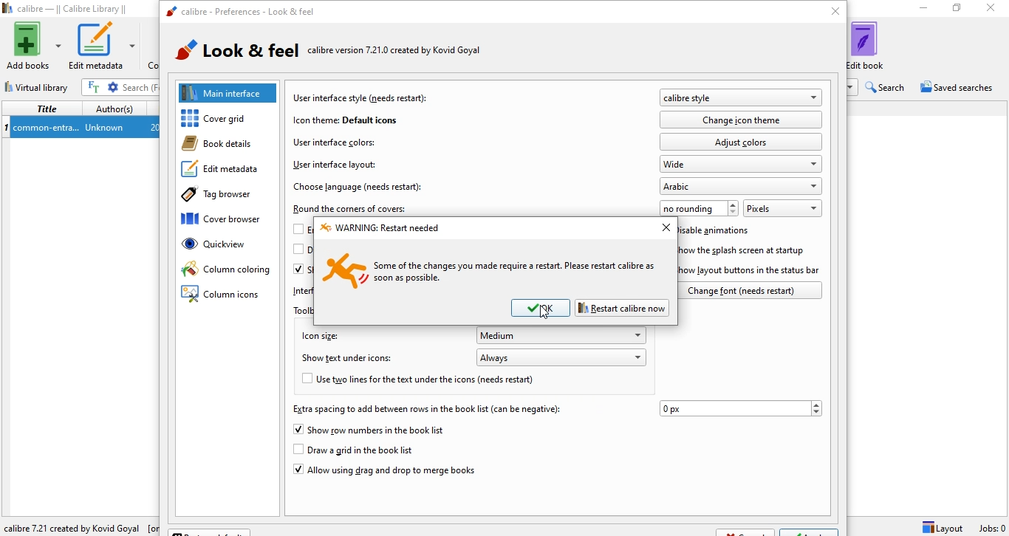  I want to click on adjust colors, so click(741, 141).